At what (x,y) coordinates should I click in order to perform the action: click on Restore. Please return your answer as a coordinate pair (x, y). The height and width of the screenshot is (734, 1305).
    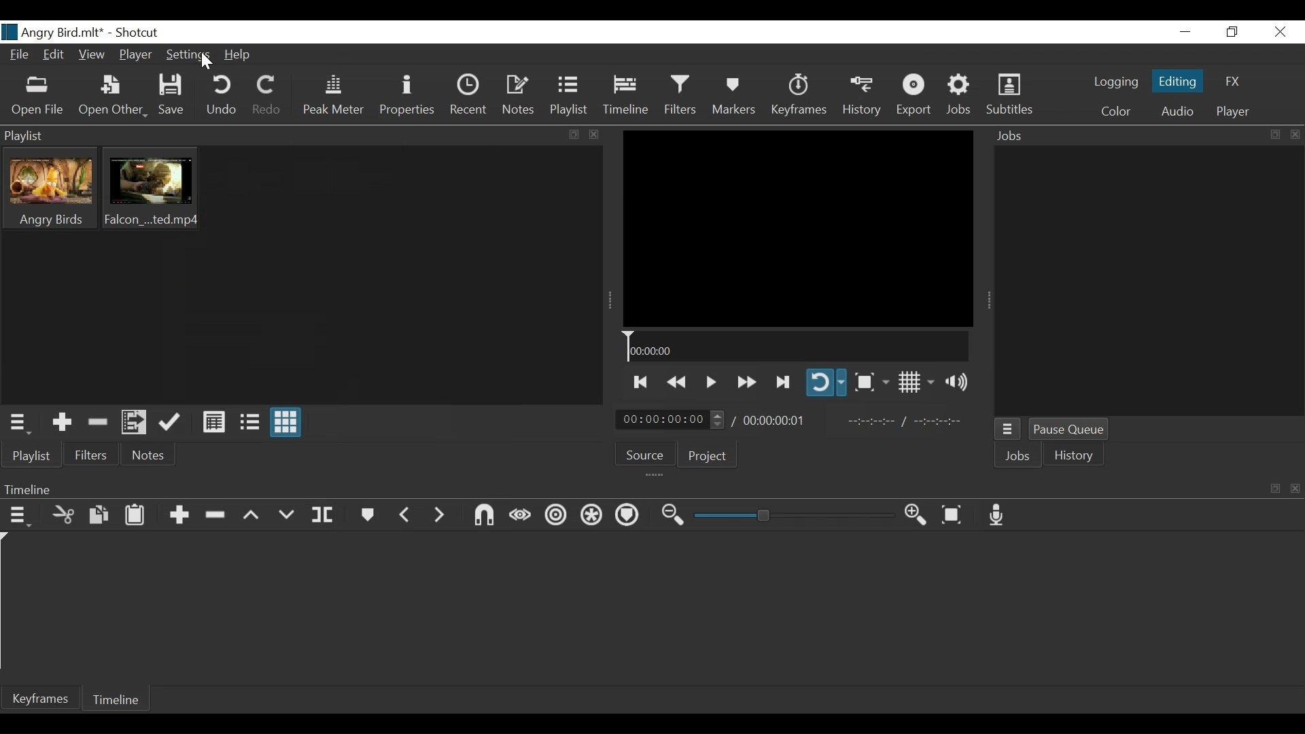
    Looking at the image, I should click on (1231, 32).